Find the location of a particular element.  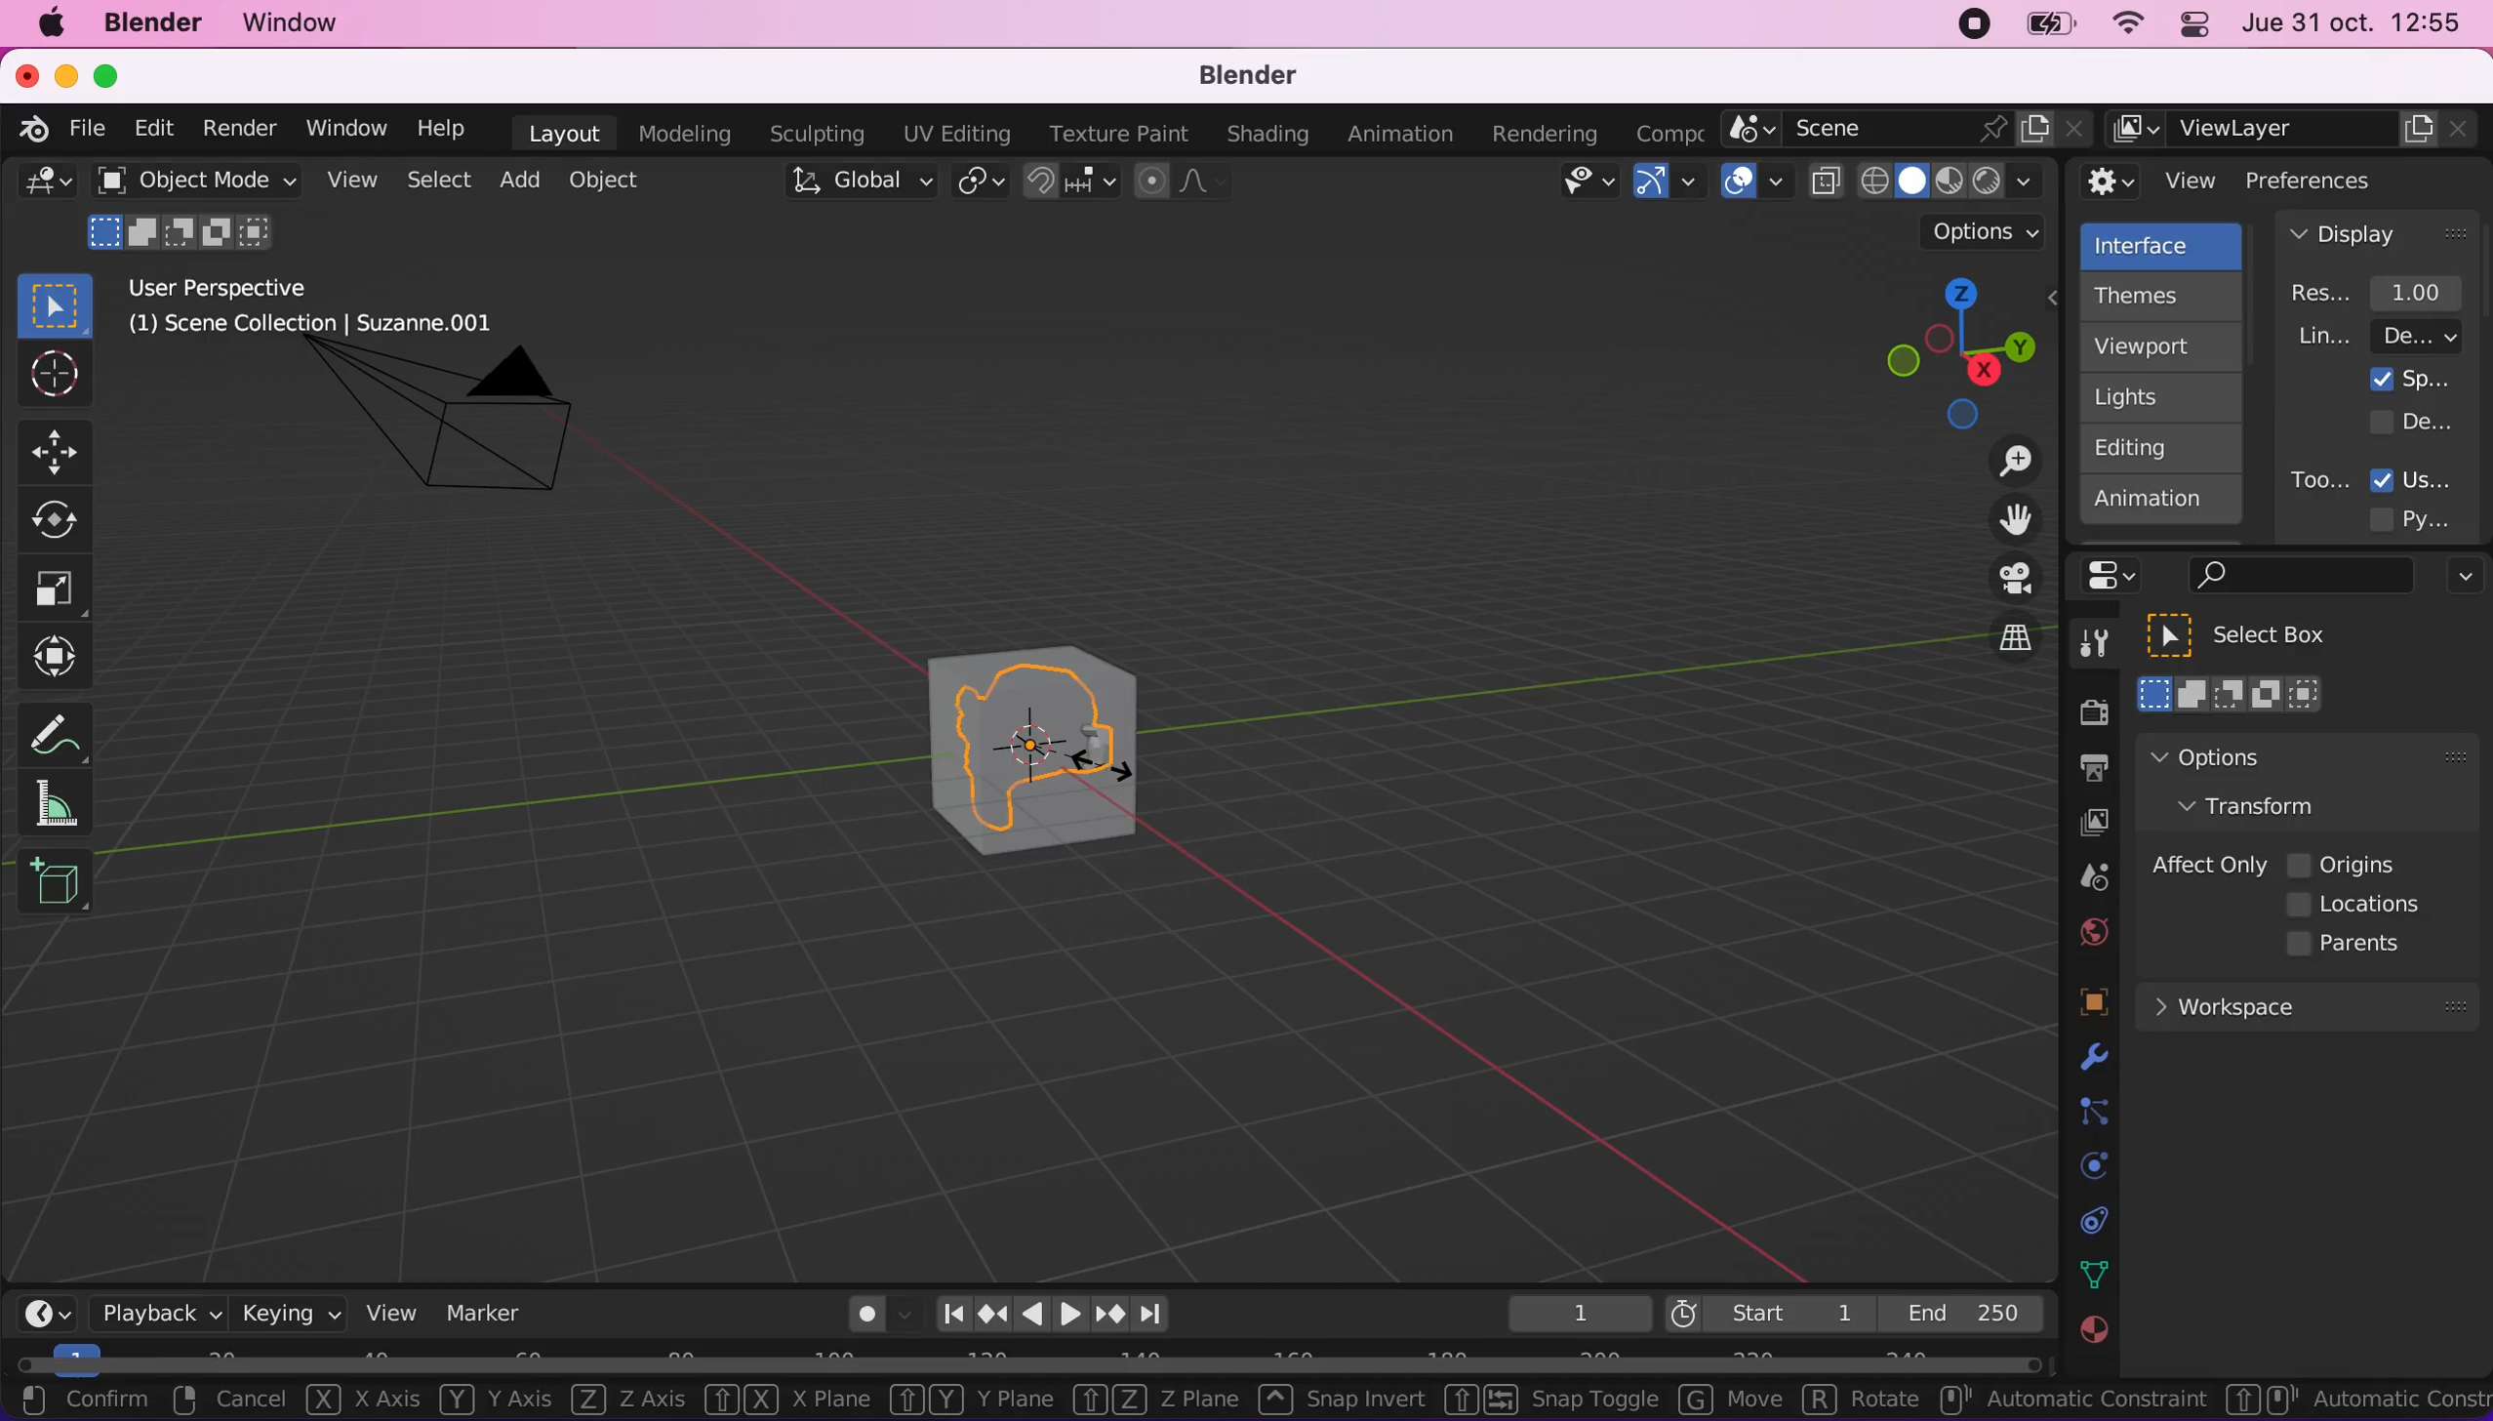

object mode is located at coordinates (190, 180).